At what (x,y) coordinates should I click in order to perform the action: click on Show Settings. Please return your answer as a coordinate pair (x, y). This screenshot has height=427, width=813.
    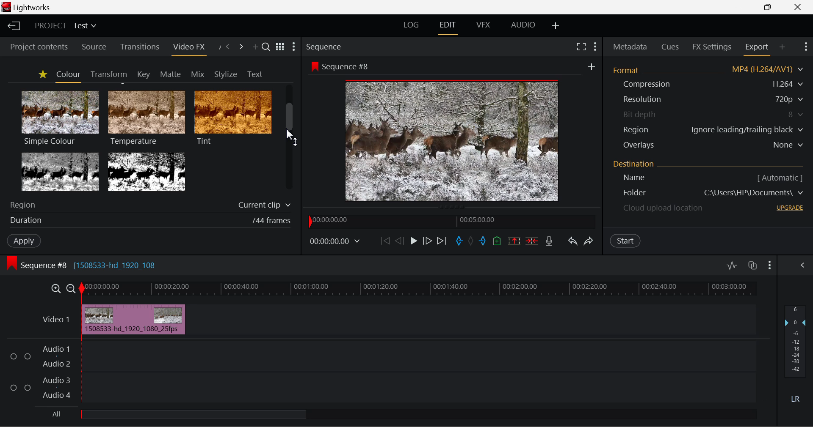
    Looking at the image, I should click on (595, 47).